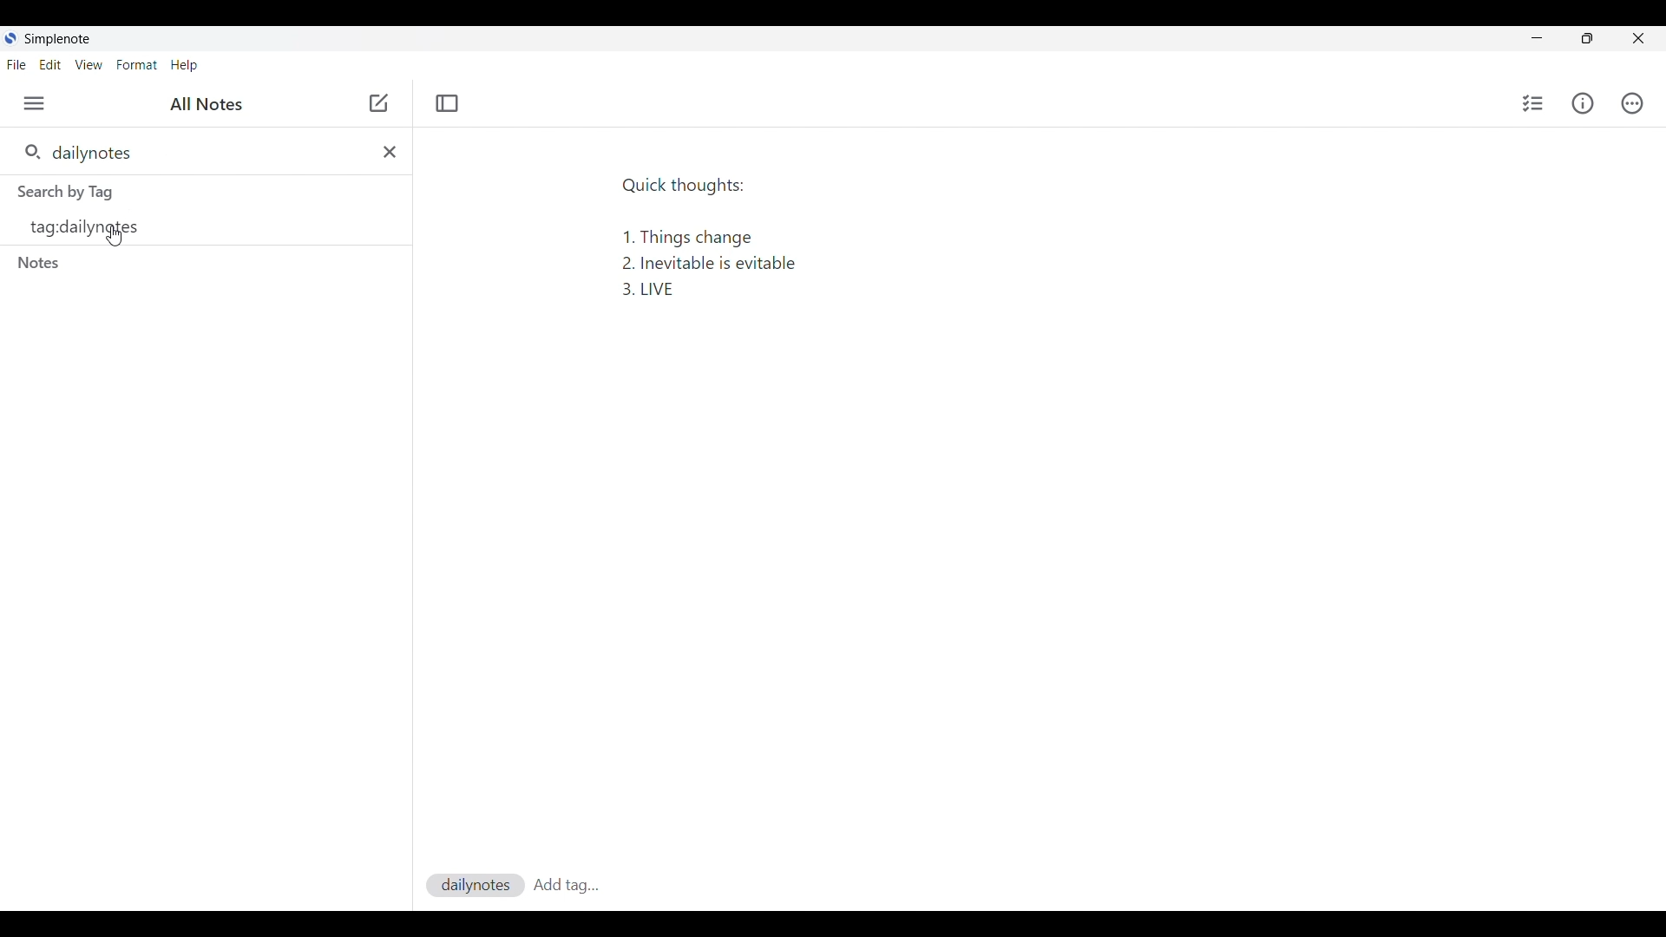  What do you see at coordinates (1582, 104) in the screenshot?
I see `Info` at bounding box center [1582, 104].